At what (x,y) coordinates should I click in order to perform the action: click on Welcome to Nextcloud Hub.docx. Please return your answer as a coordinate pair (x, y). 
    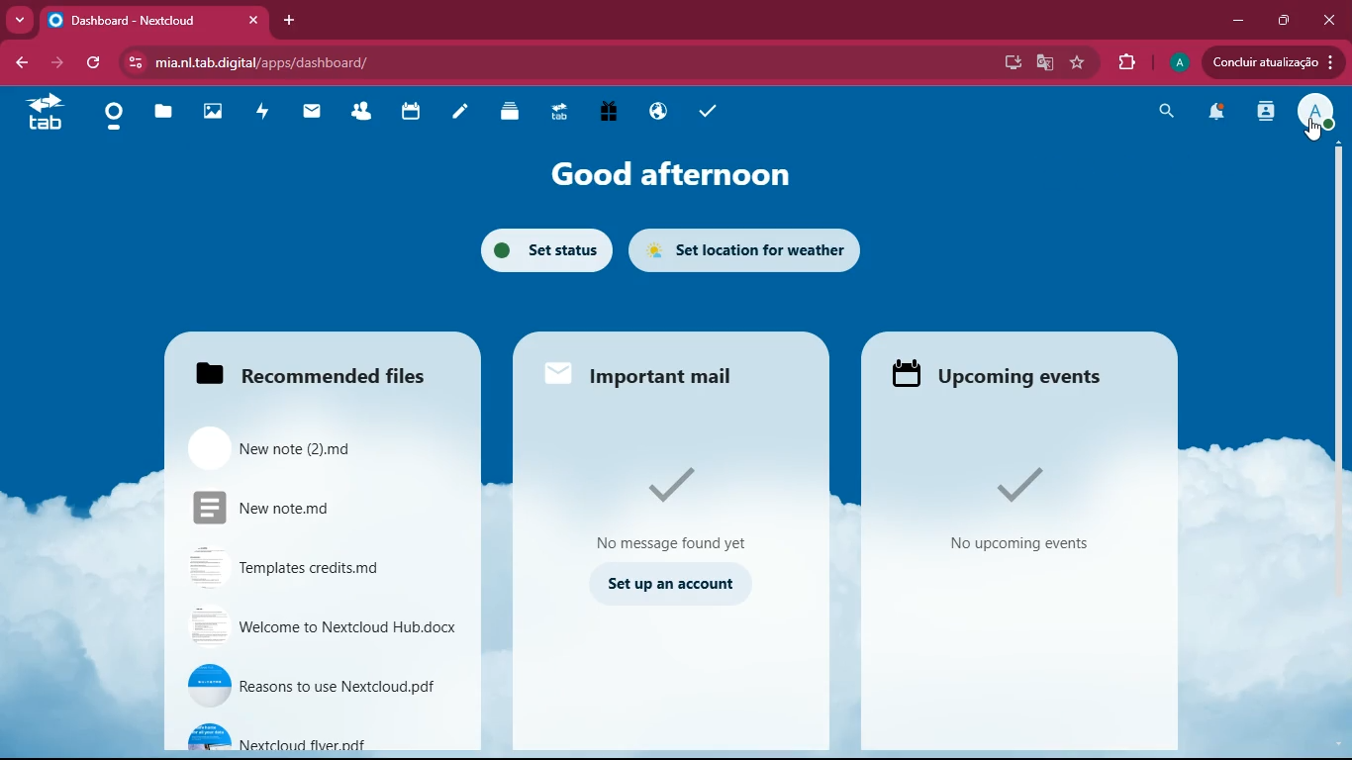
    Looking at the image, I should click on (309, 628).